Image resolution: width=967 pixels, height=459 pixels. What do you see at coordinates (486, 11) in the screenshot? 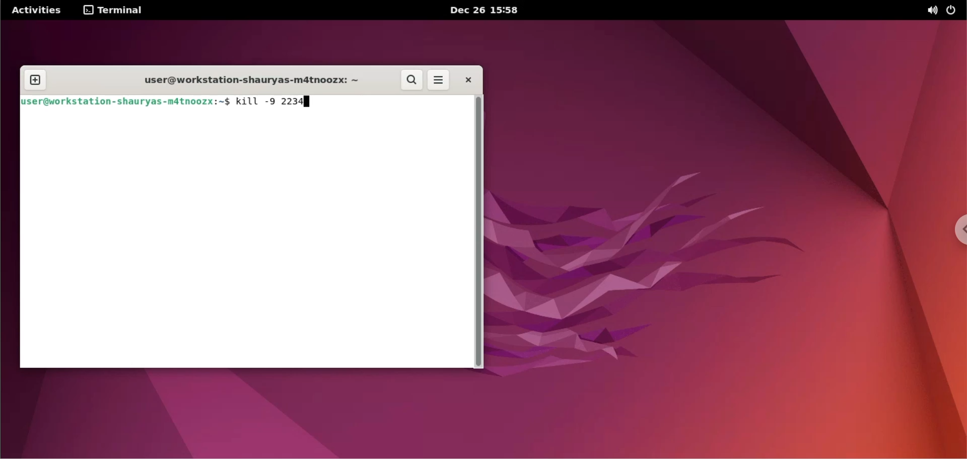
I see `Dec 26 15:58` at bounding box center [486, 11].